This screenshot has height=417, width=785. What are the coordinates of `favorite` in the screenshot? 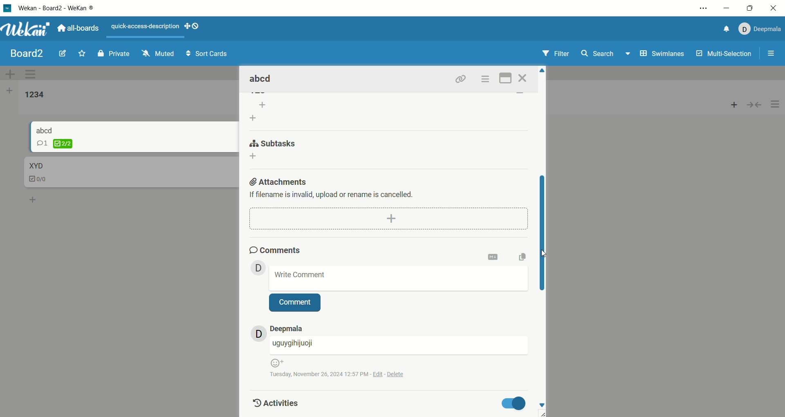 It's located at (83, 53).